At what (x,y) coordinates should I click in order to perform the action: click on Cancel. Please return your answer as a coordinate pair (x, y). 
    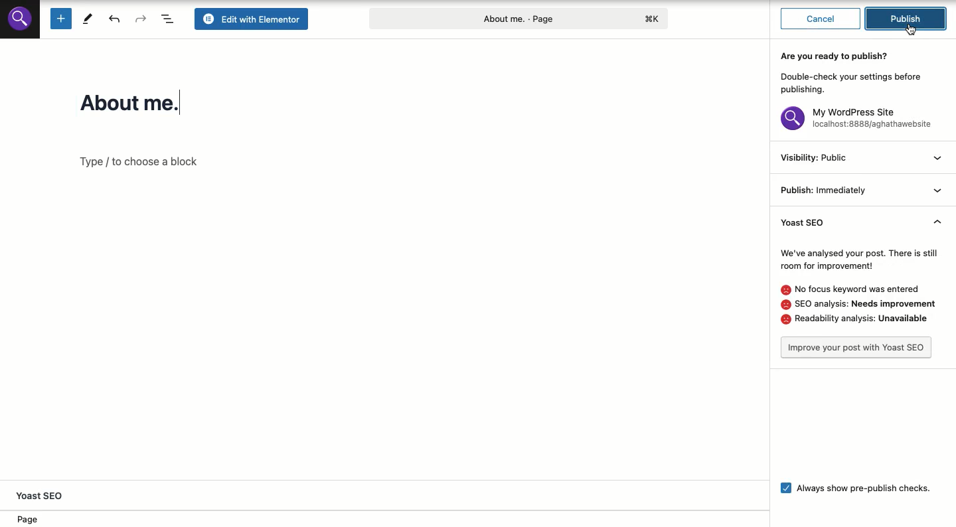
    Looking at the image, I should click on (821, 17).